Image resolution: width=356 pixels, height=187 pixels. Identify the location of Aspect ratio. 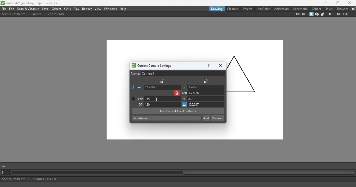
(203, 93).